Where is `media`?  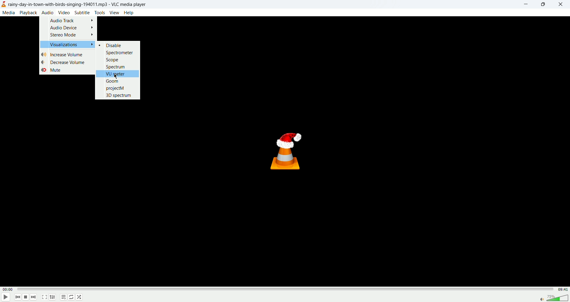 media is located at coordinates (9, 13).